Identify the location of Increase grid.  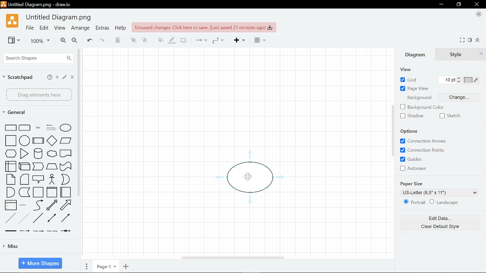
(460, 78).